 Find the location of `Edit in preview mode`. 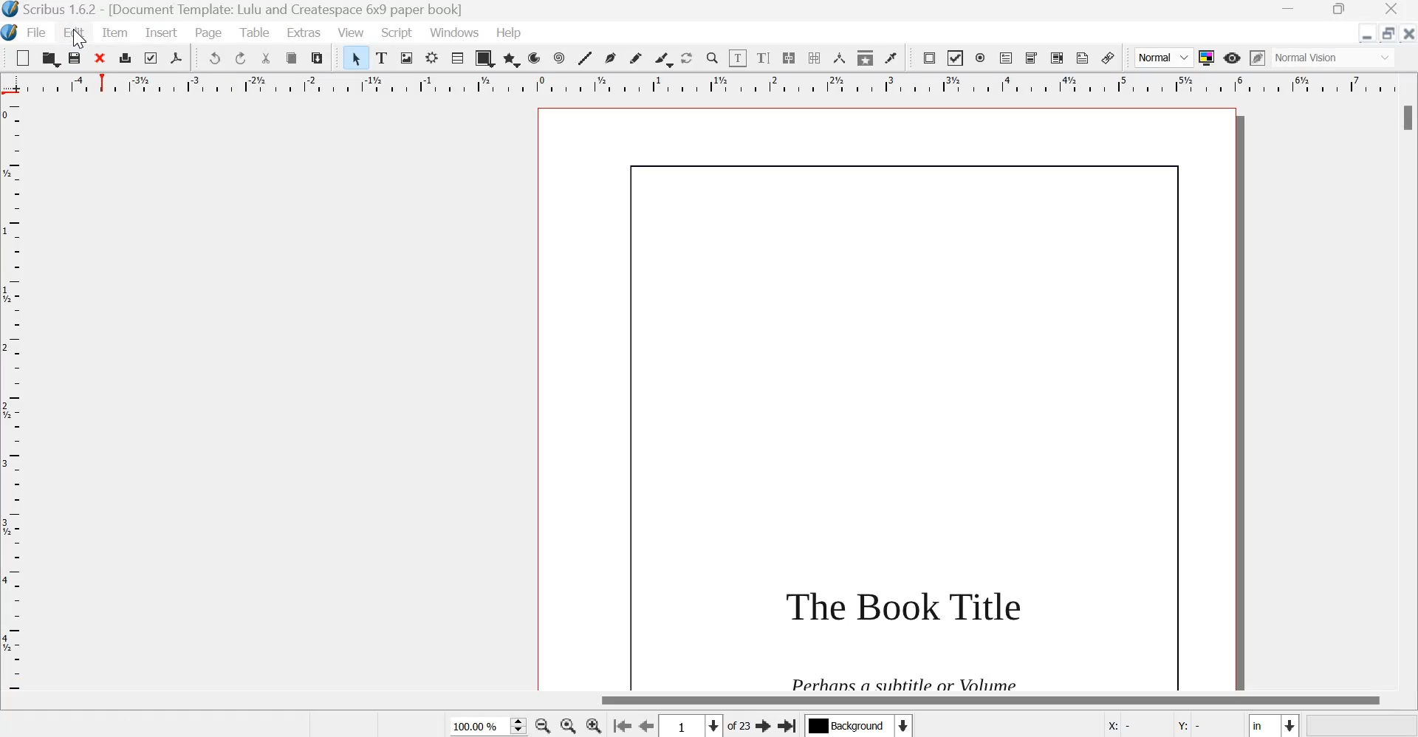

Edit in preview mode is located at coordinates (1257, 58).